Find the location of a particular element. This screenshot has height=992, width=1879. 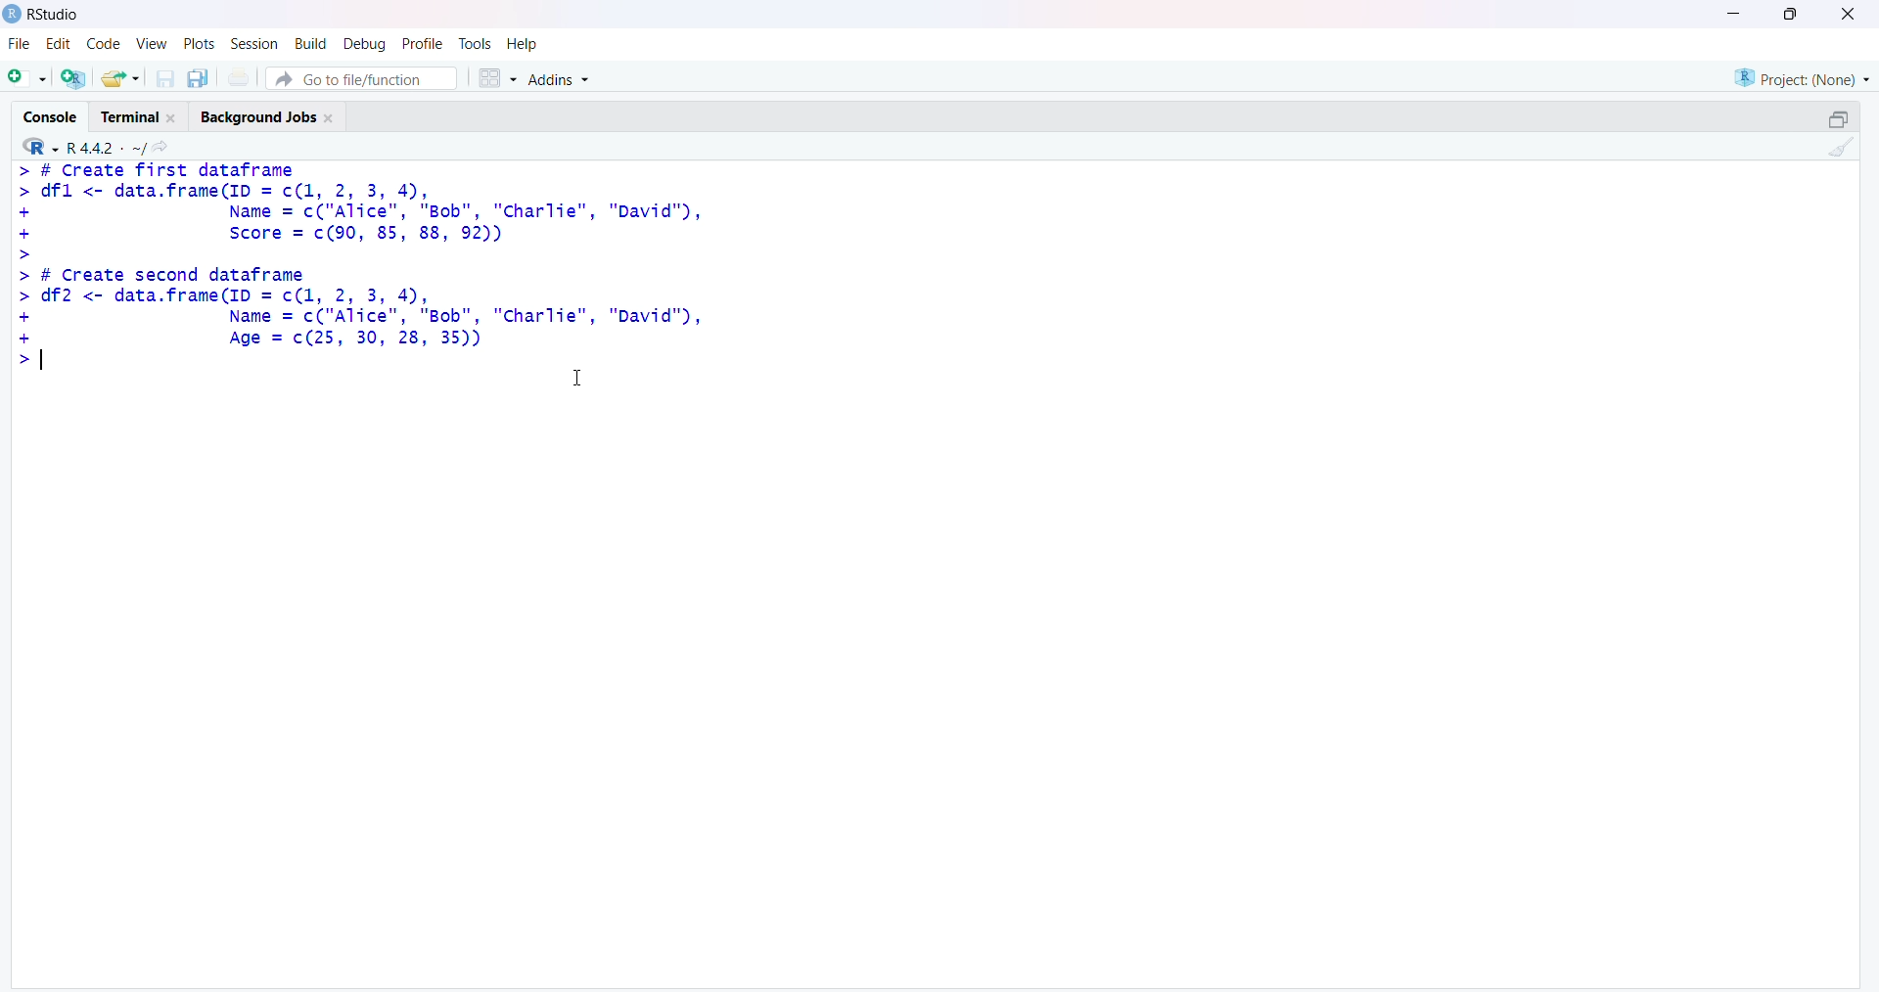

print is located at coordinates (240, 76).